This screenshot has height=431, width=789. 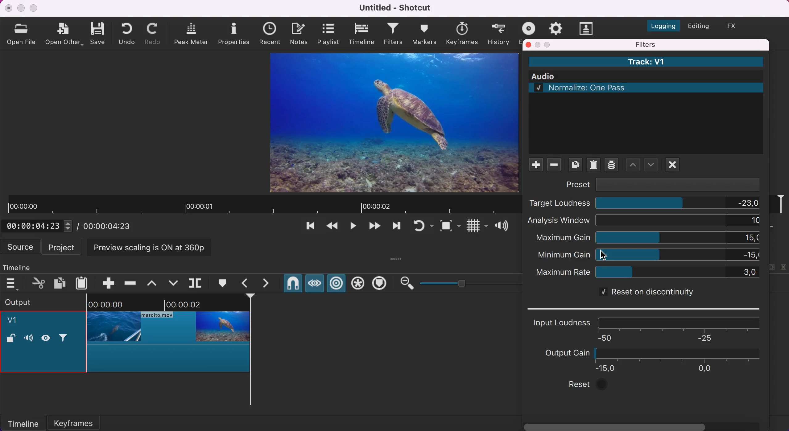 What do you see at coordinates (387, 122) in the screenshot?
I see `clip` at bounding box center [387, 122].